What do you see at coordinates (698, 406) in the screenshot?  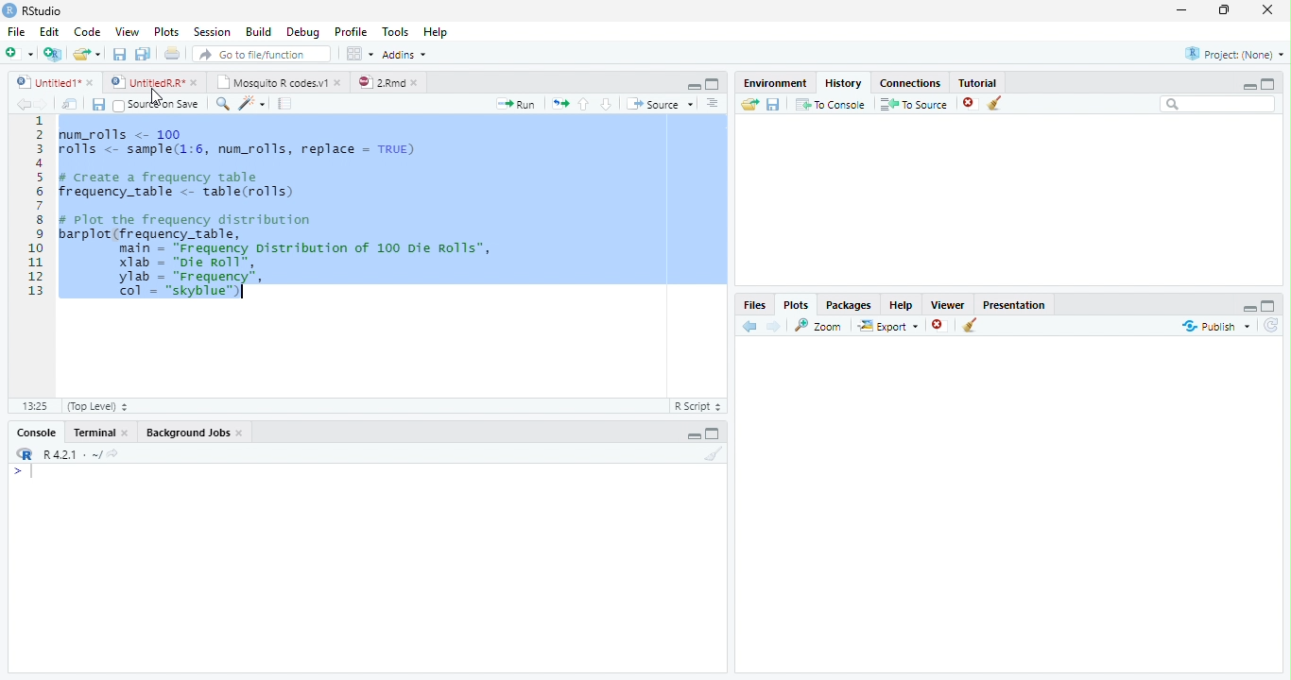 I see `R Script` at bounding box center [698, 406].